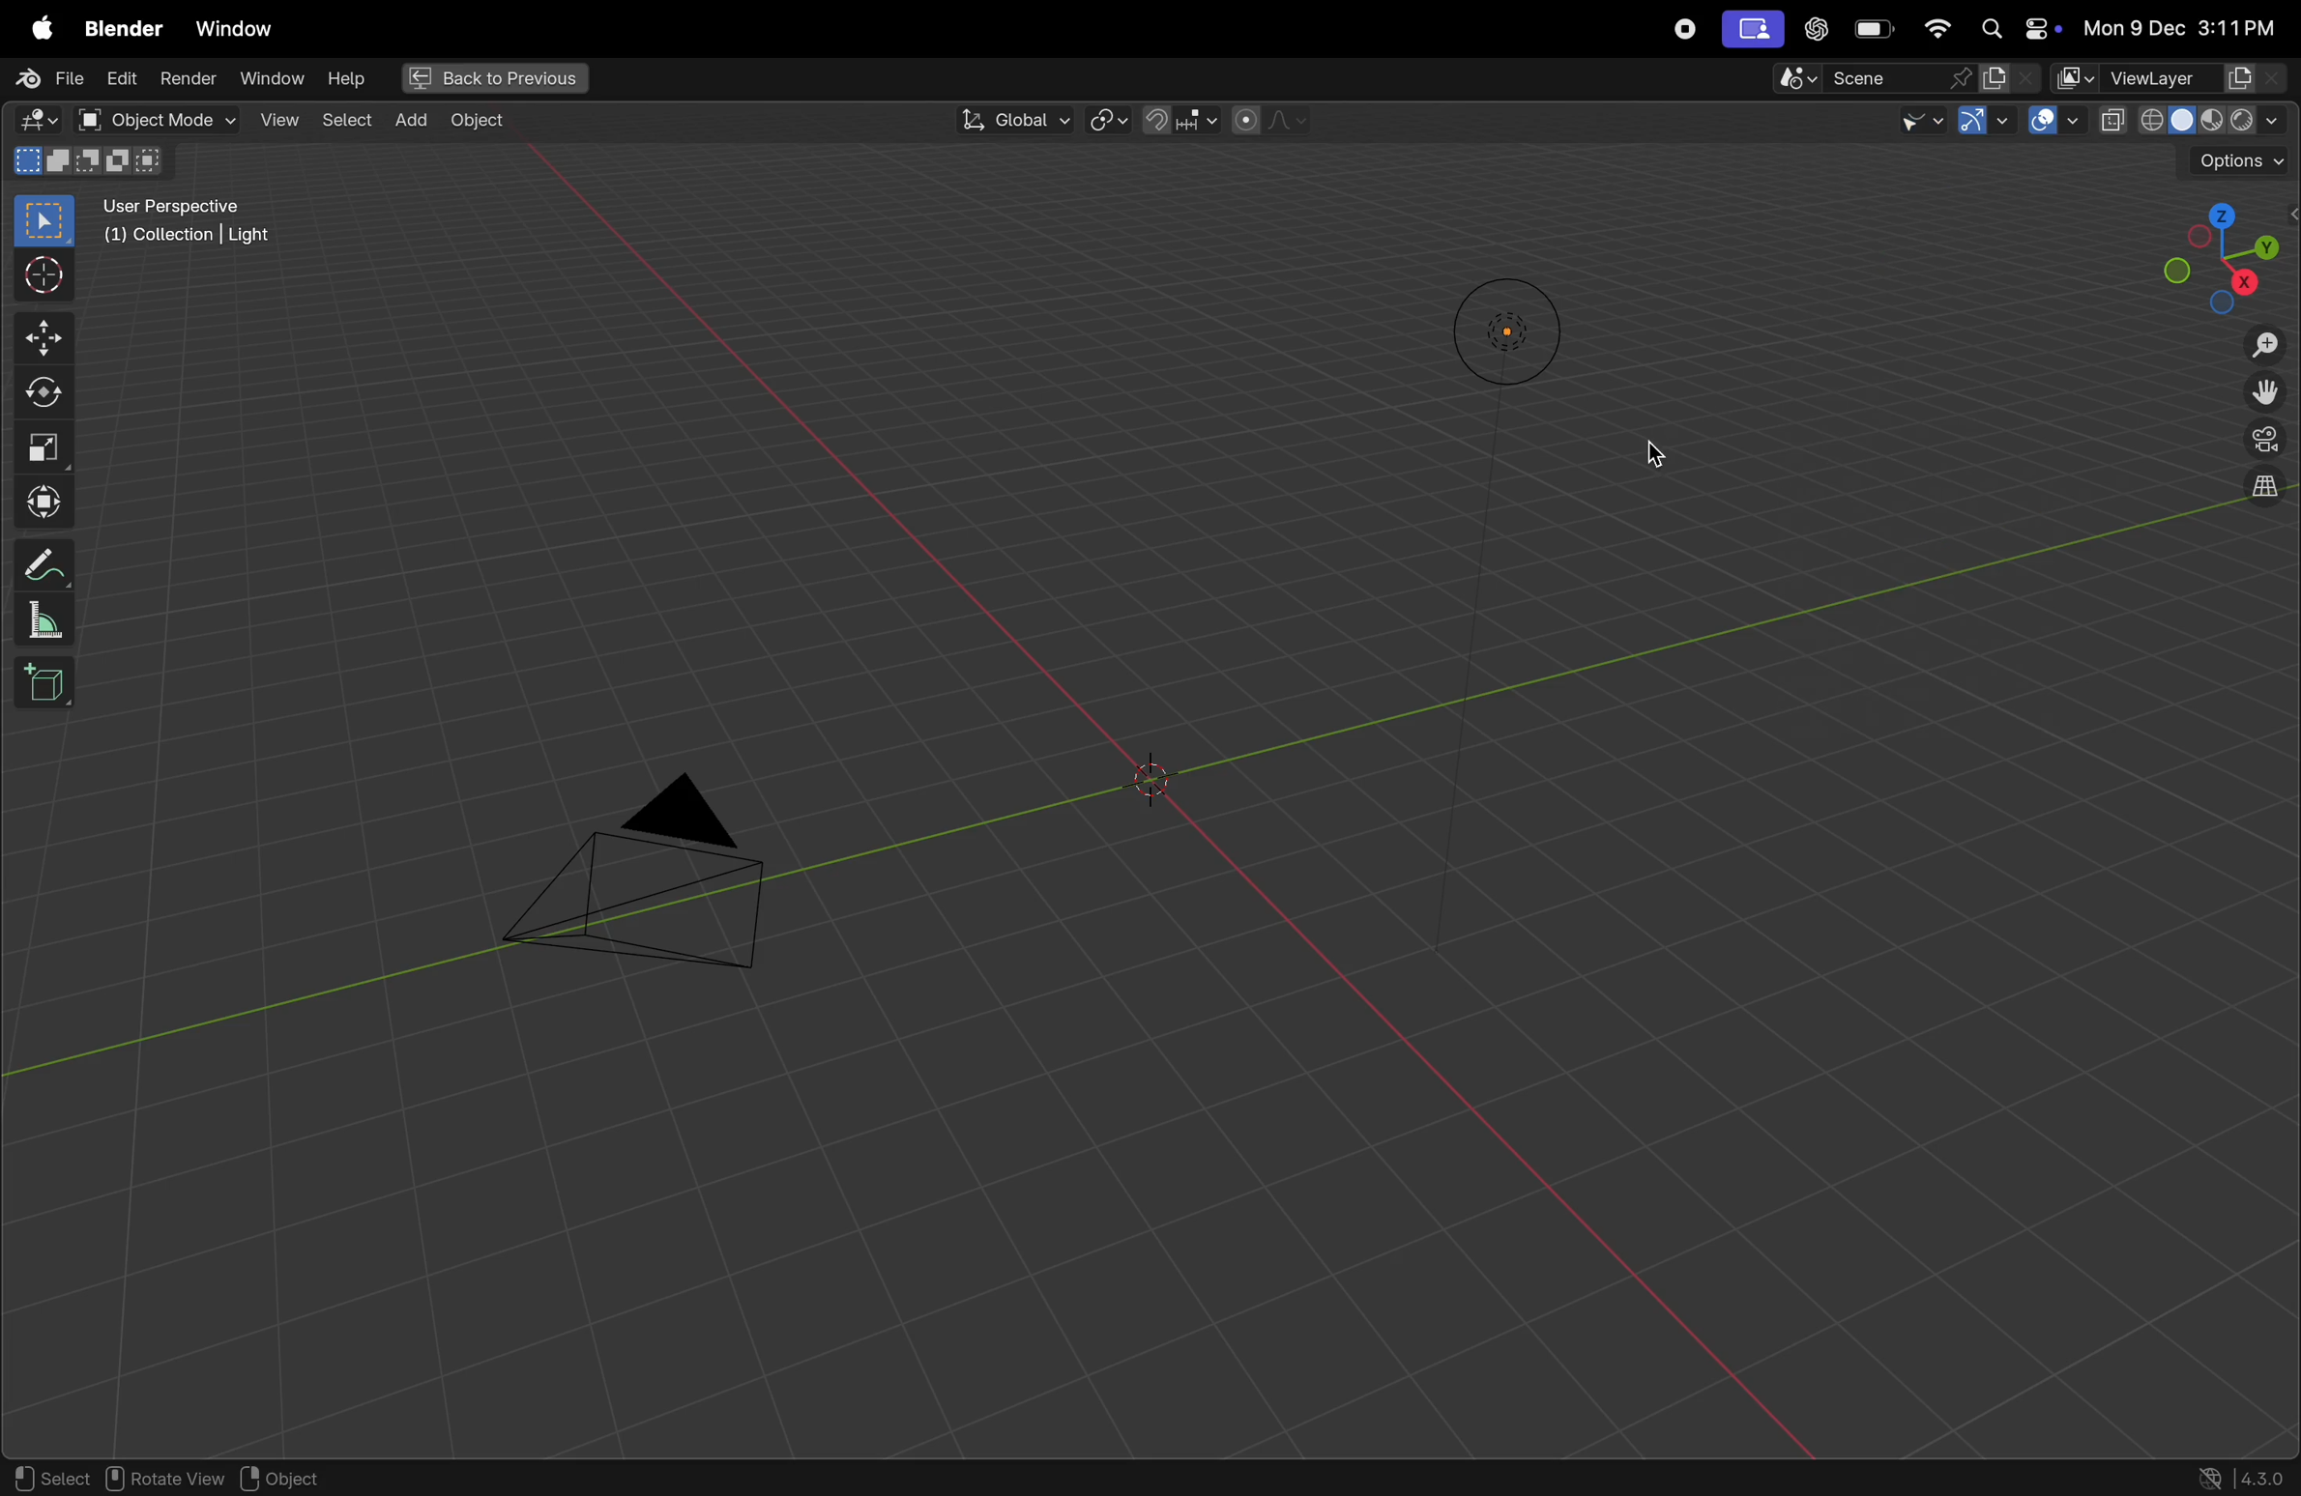 The height and width of the screenshot is (1496, 2301). What do you see at coordinates (494, 78) in the screenshot?
I see `back to previous` at bounding box center [494, 78].